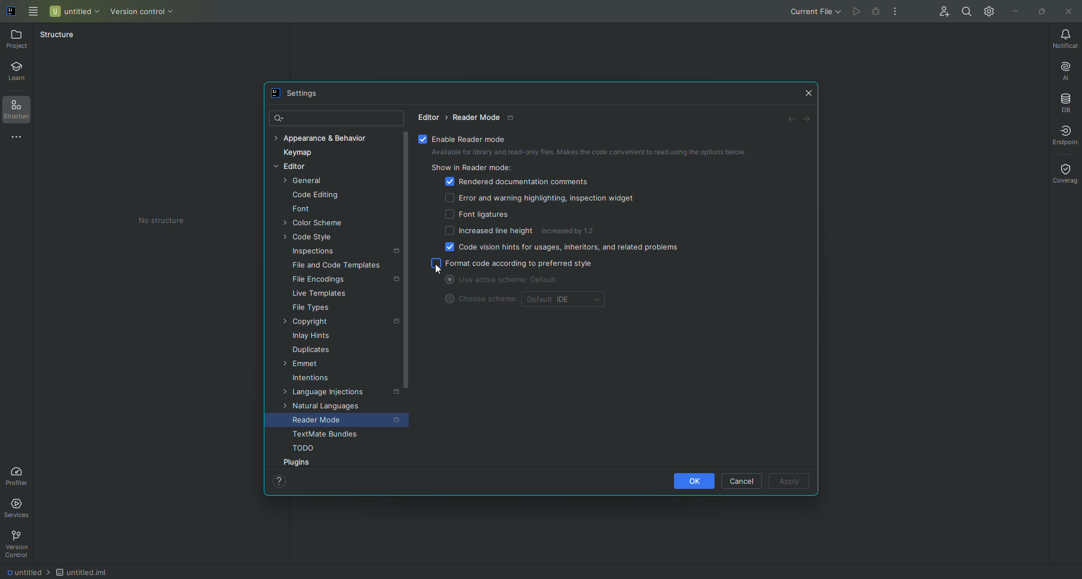 This screenshot has width=1082, height=579. I want to click on Back, so click(790, 120).